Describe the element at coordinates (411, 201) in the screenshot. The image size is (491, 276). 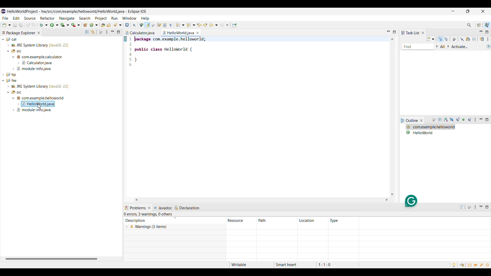
I see `Grammarly grammar checker` at that location.